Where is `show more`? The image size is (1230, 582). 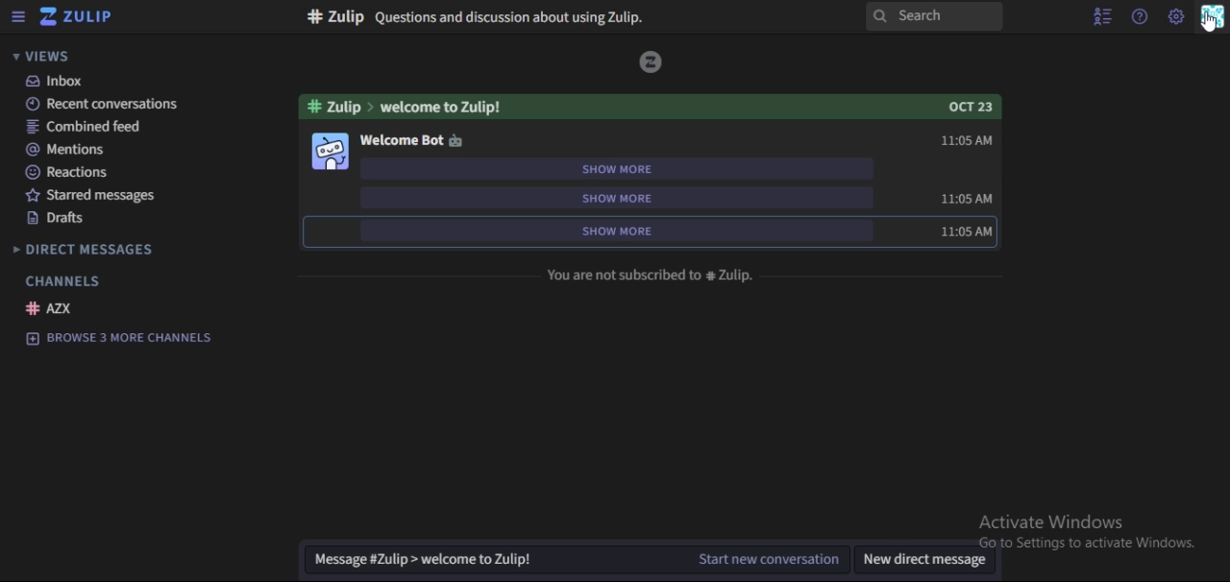
show more is located at coordinates (623, 230).